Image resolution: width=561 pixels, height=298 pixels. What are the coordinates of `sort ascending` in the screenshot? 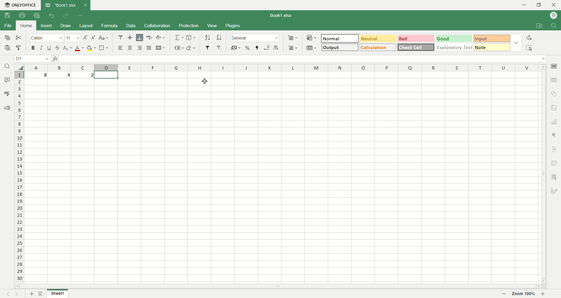 It's located at (208, 37).